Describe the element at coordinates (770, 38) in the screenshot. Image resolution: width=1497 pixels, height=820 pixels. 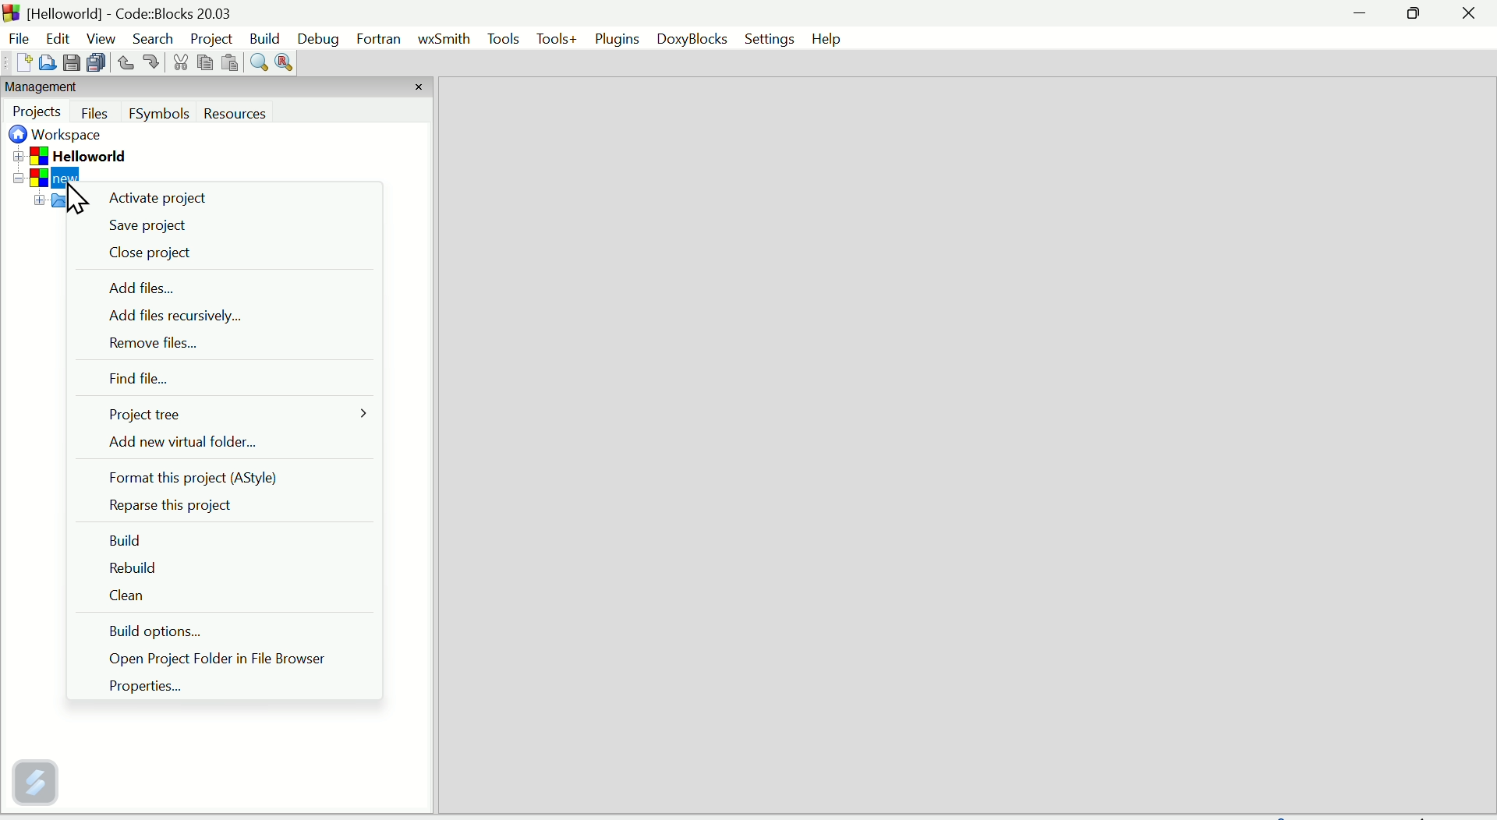
I see `Settings` at that location.